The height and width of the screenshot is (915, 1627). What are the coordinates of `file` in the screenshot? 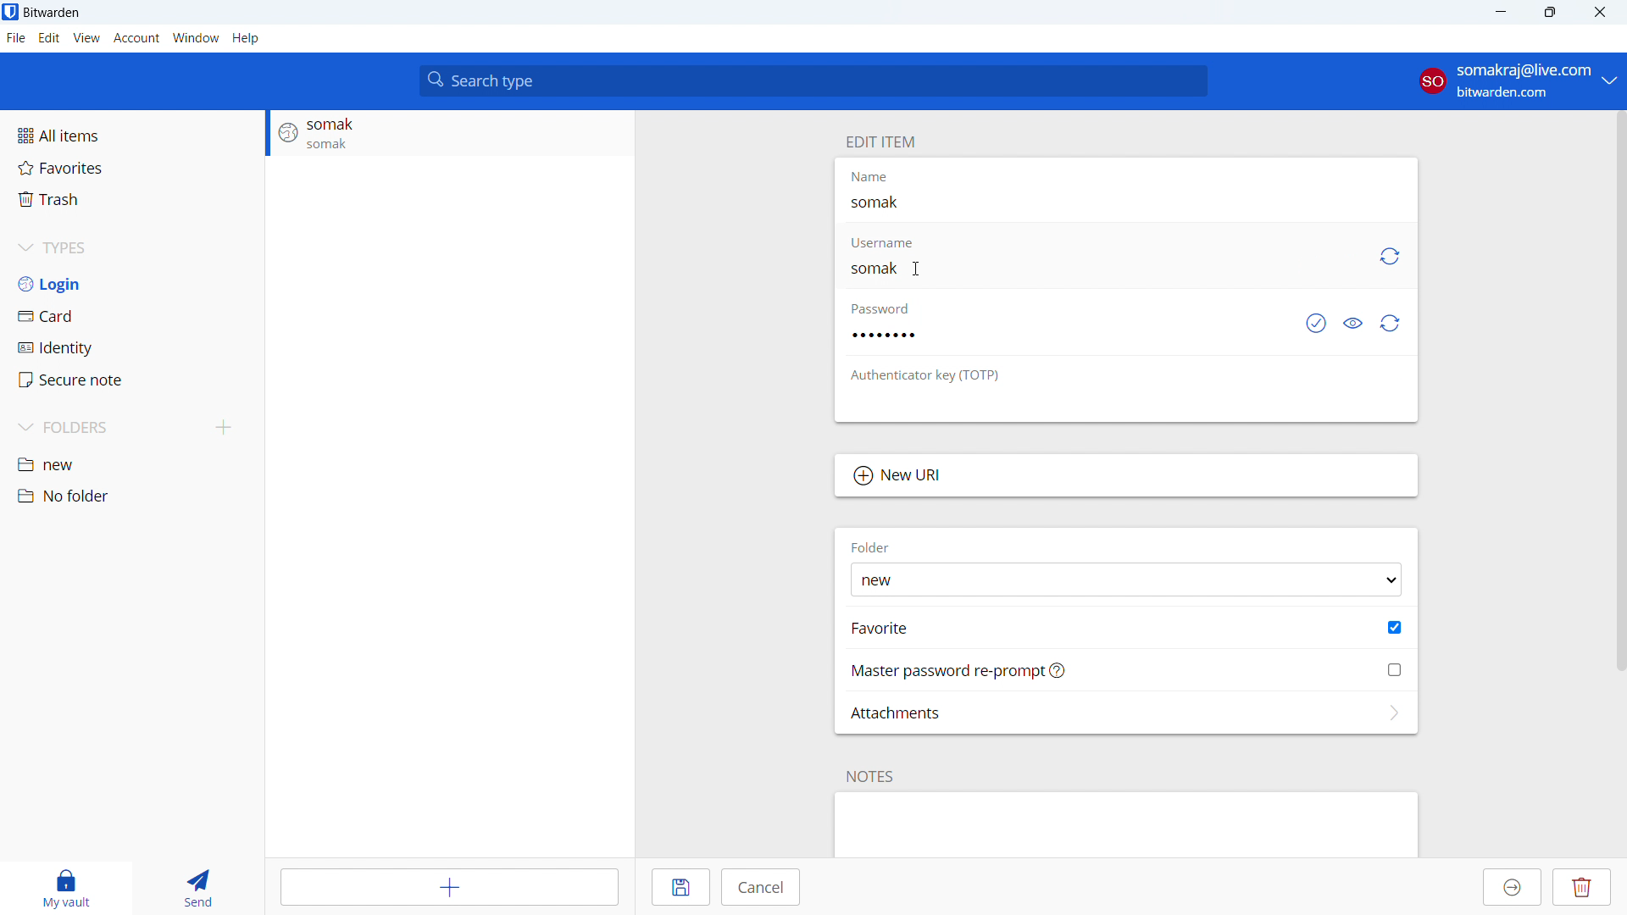 It's located at (16, 38).